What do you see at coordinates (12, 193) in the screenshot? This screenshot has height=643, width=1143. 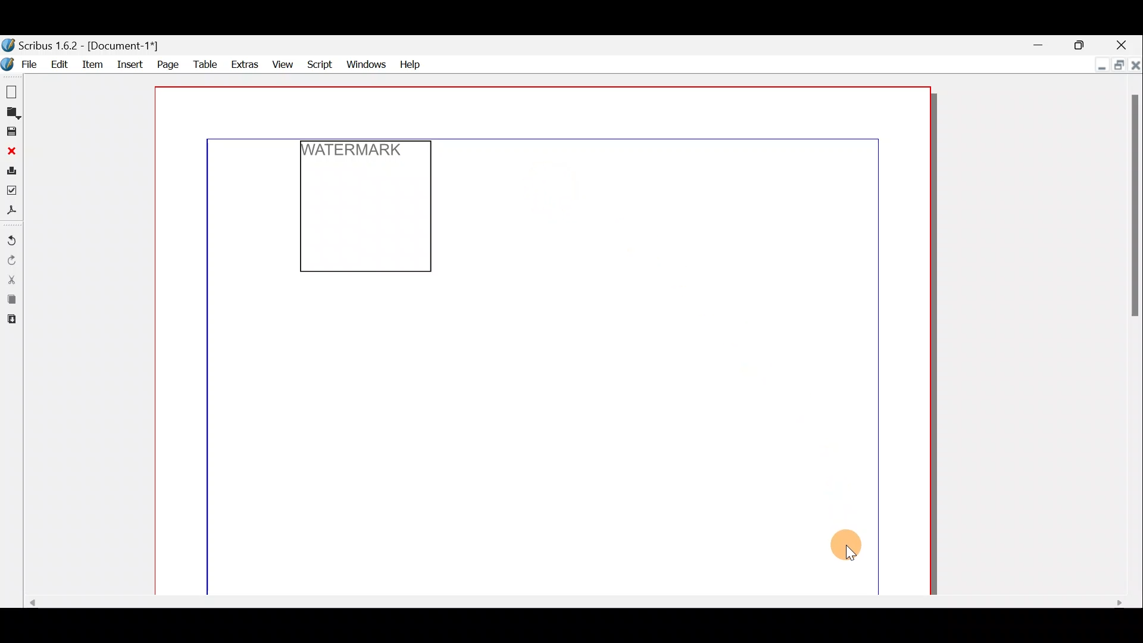 I see `Preflight verifier` at bounding box center [12, 193].